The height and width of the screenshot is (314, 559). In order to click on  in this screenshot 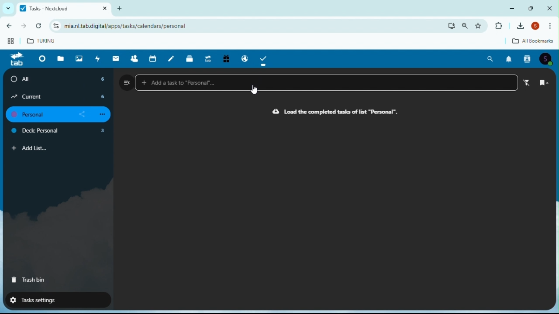, I will do `click(16, 60)`.